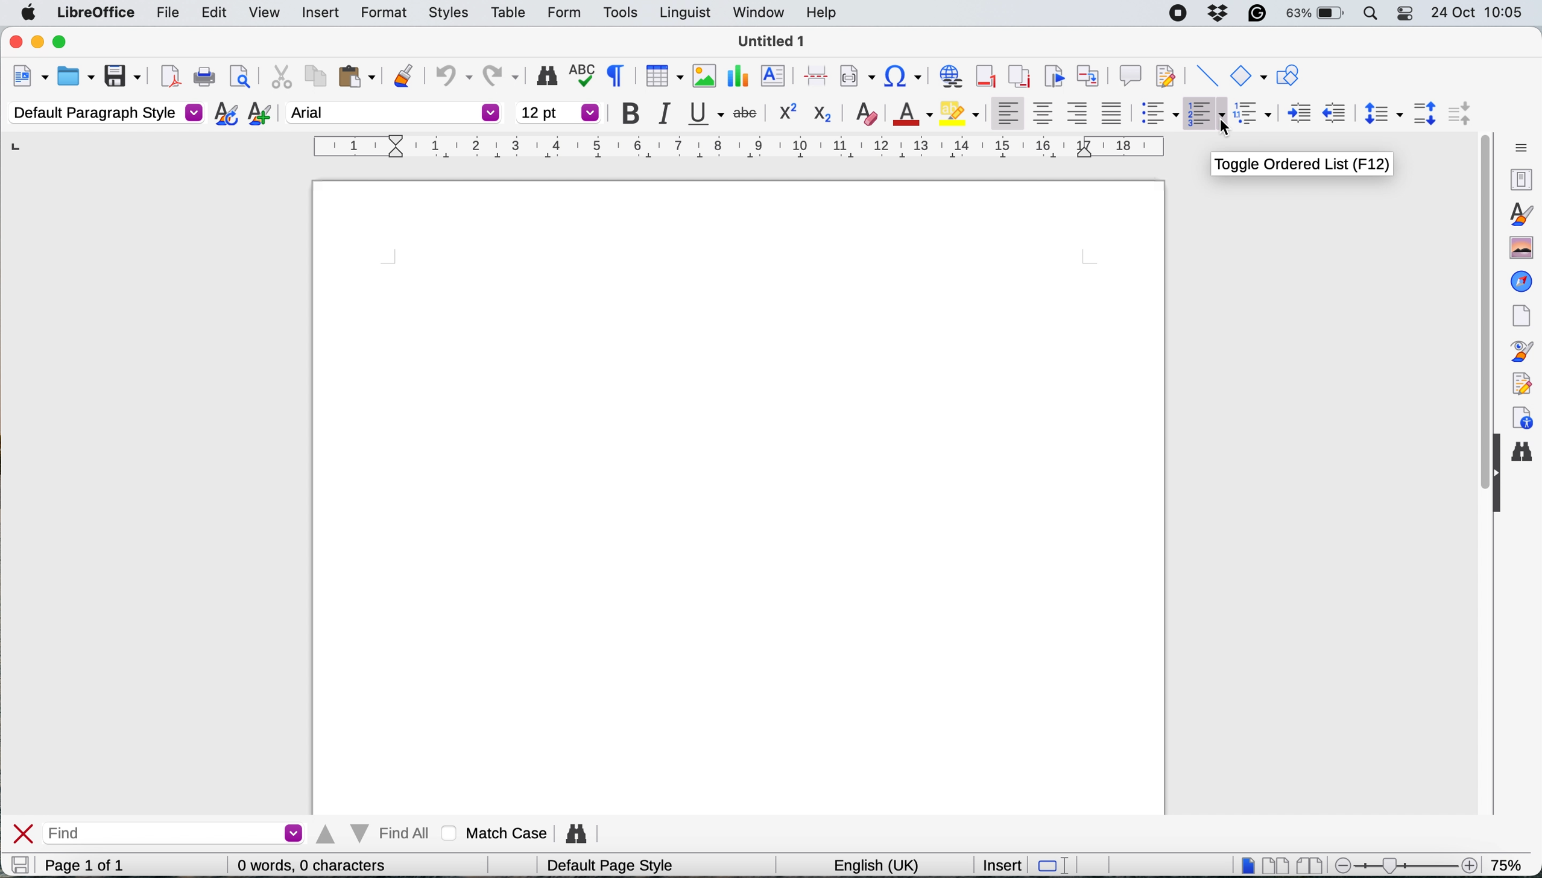  Describe the element at coordinates (29, 78) in the screenshot. I see `new` at that location.